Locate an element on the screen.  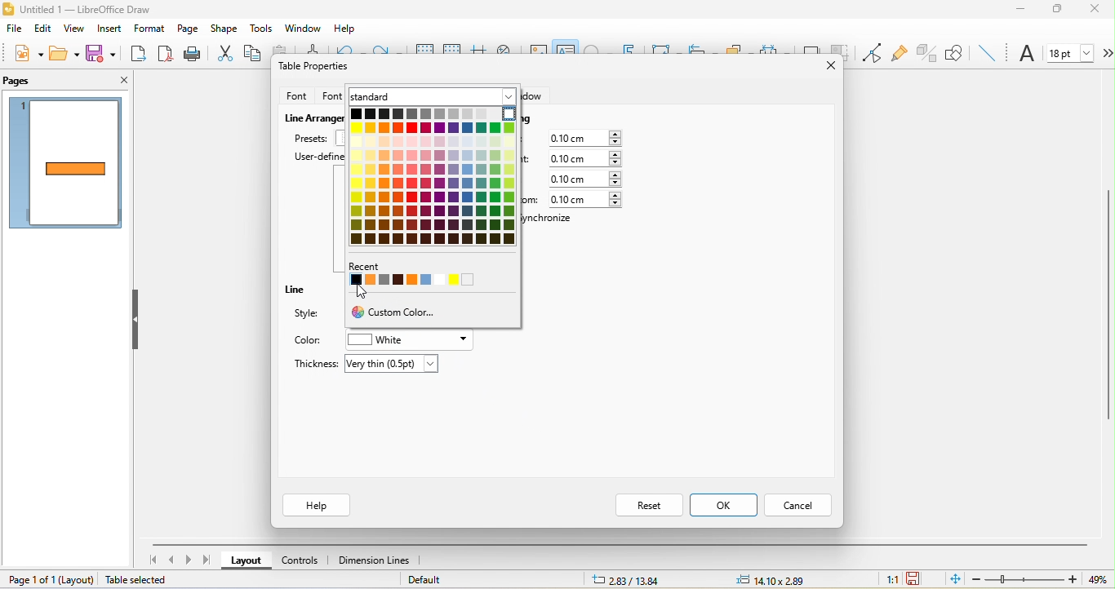
more options is located at coordinates (1108, 53).